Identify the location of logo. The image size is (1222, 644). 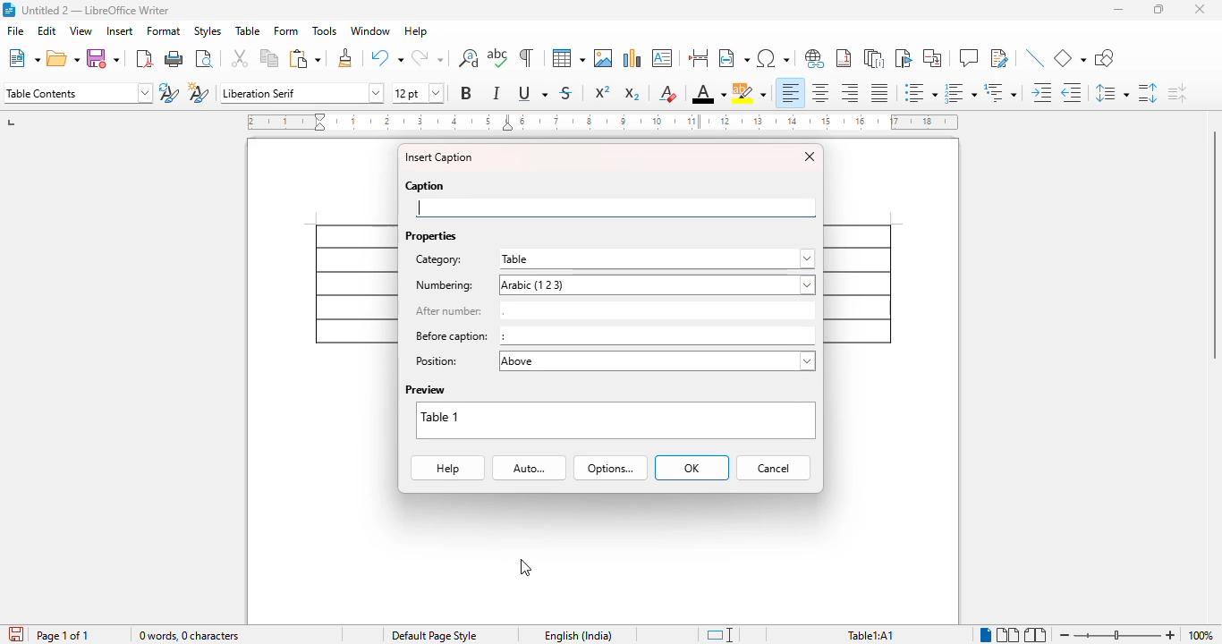
(9, 10).